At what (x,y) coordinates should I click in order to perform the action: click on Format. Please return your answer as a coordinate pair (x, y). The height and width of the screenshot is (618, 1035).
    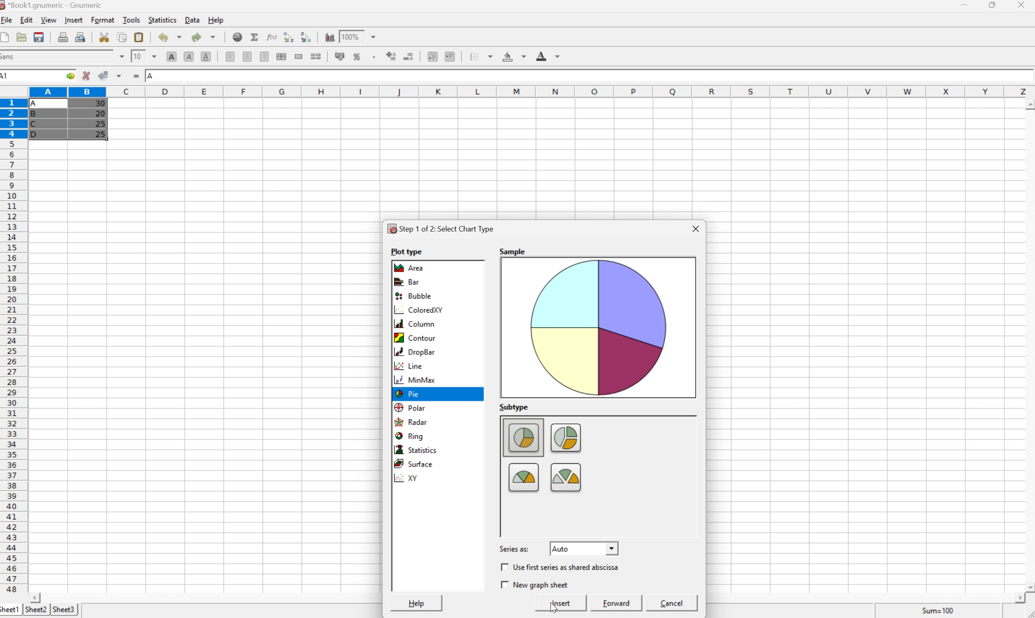
    Looking at the image, I should click on (103, 20).